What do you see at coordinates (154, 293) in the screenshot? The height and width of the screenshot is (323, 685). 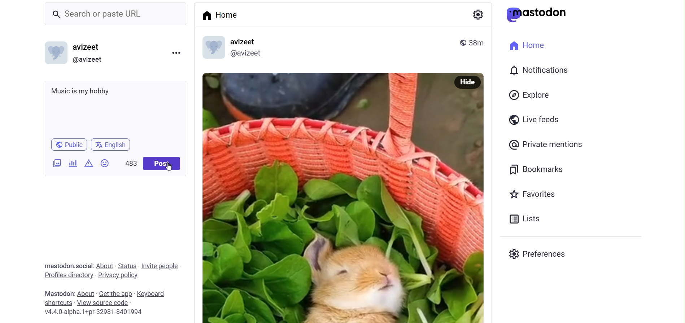 I see `Keyboard` at bounding box center [154, 293].